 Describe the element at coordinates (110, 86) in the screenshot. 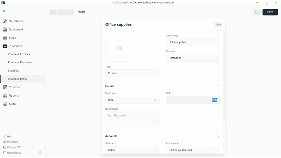

I see `details` at that location.